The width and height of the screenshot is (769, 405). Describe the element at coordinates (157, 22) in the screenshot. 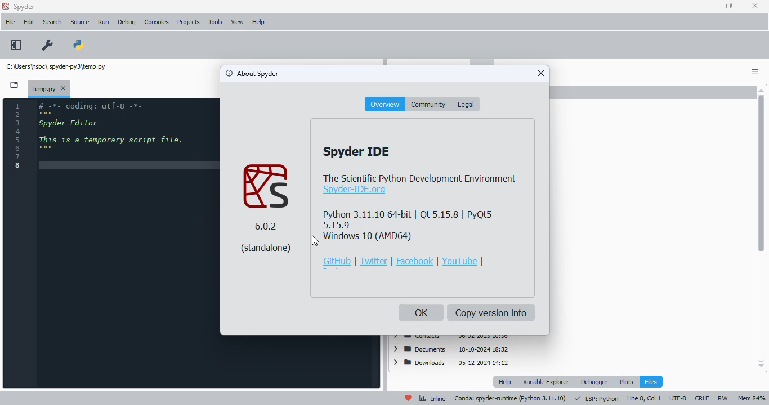

I see `consoles` at that location.